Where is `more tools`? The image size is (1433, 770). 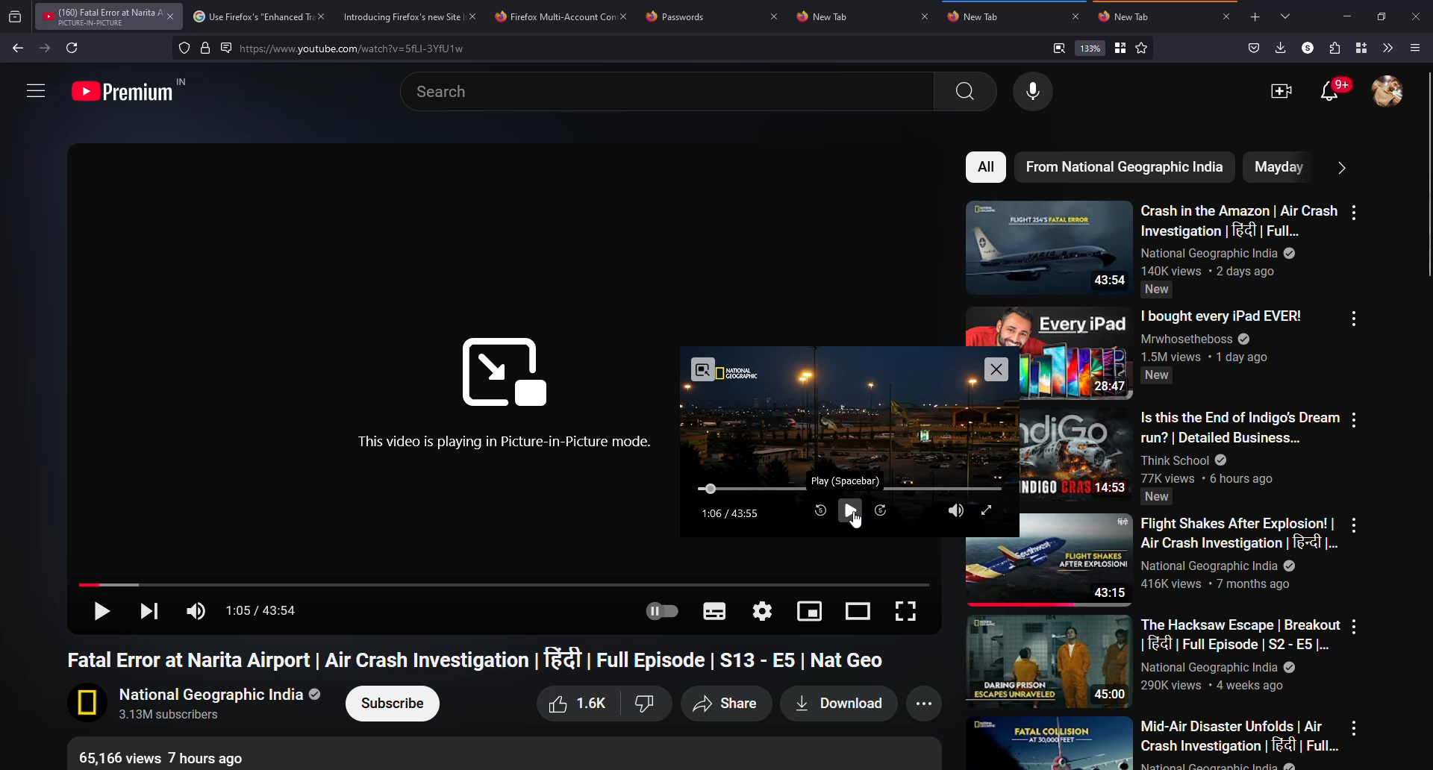 more tools is located at coordinates (1387, 48).